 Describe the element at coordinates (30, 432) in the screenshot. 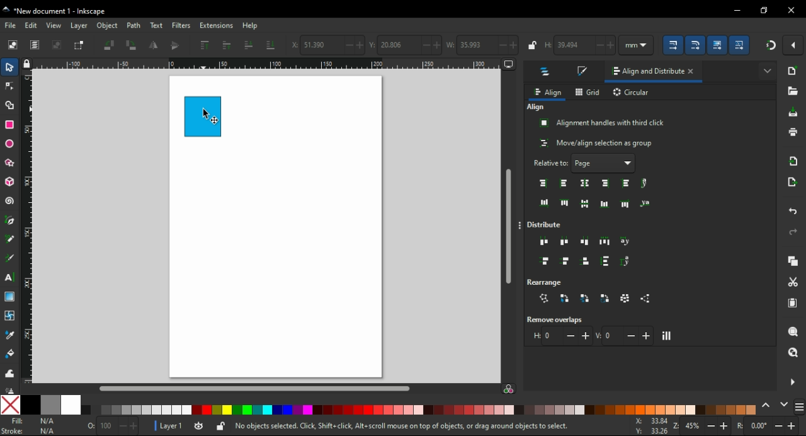

I see `stroke color` at that location.